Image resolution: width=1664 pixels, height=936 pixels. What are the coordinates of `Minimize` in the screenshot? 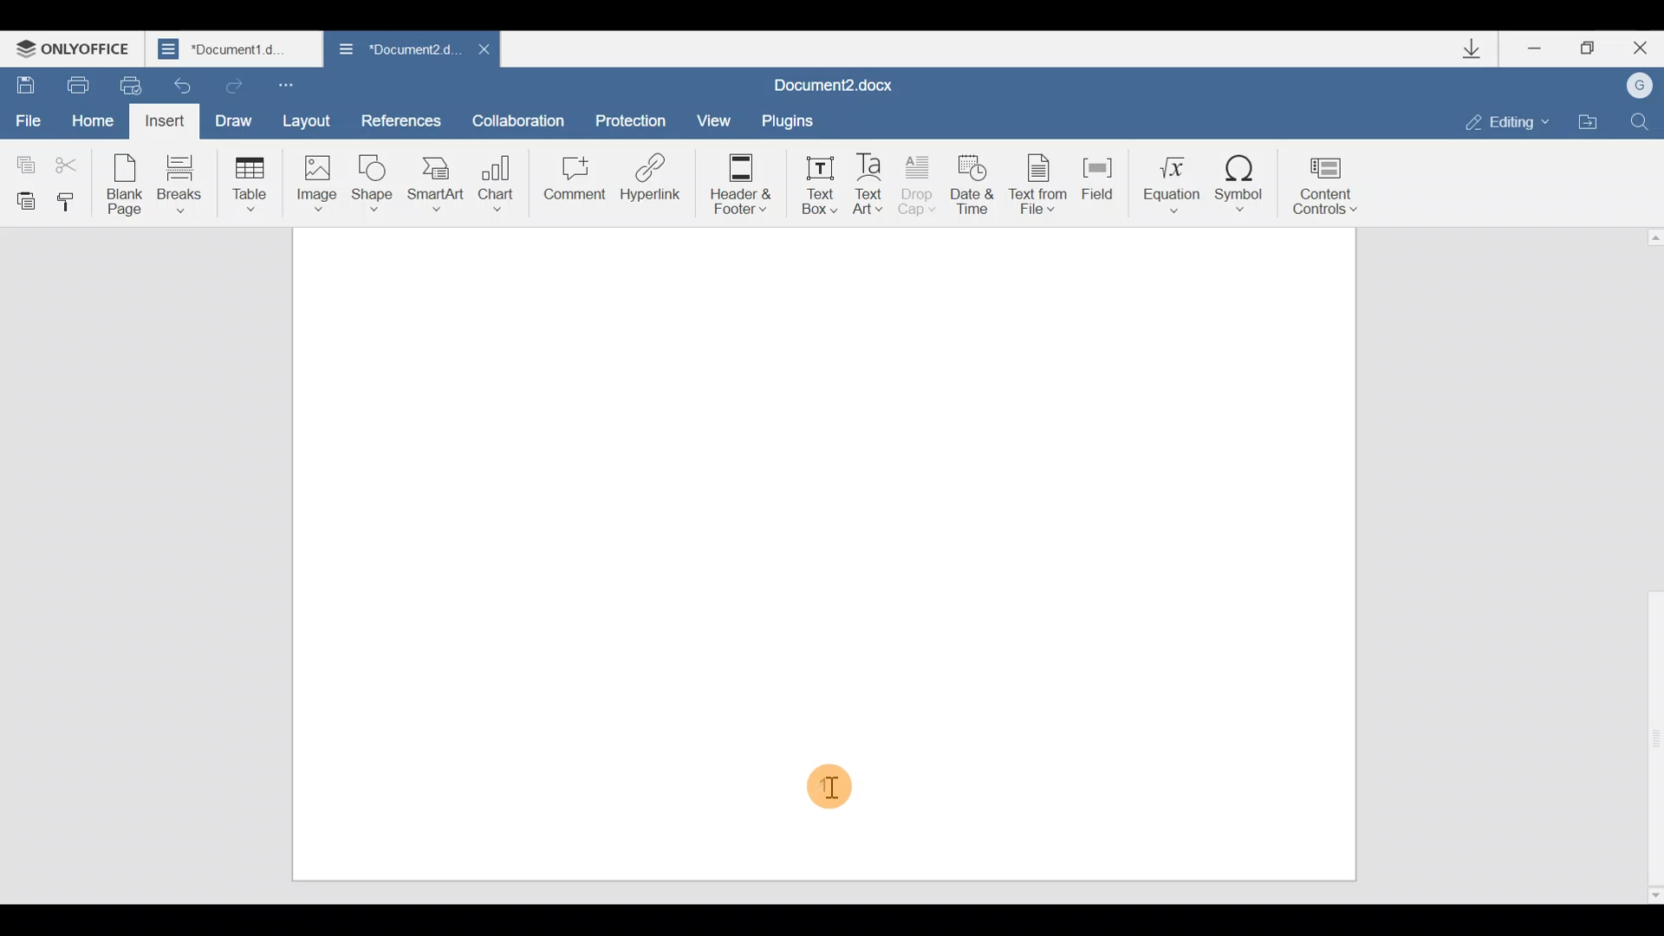 It's located at (1530, 50).